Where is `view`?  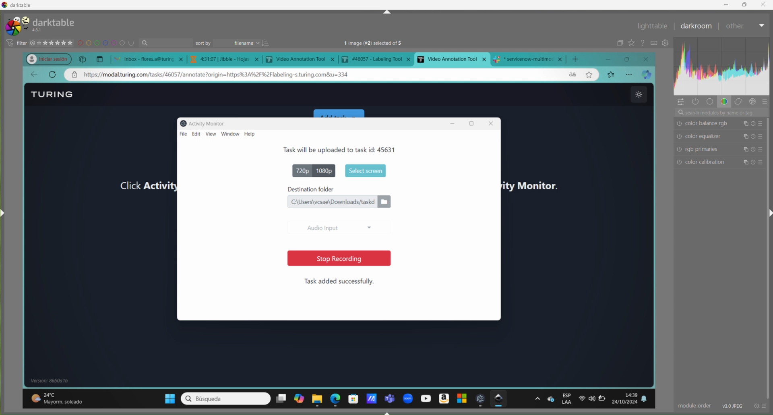 view is located at coordinates (211, 134).